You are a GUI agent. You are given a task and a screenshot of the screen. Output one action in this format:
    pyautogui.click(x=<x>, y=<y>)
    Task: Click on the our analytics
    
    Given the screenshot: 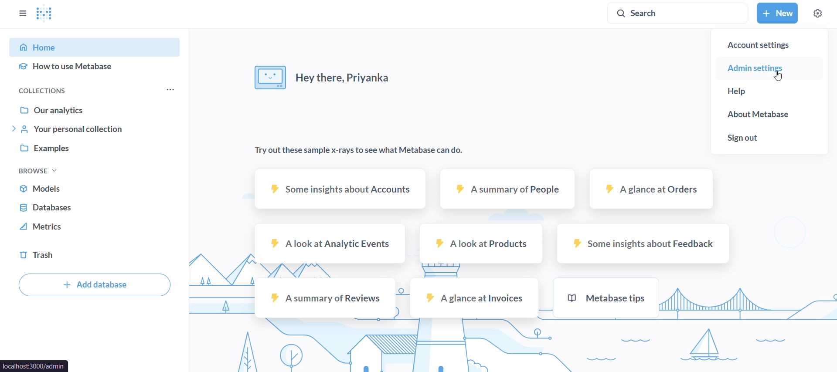 What is the action you would take?
    pyautogui.click(x=95, y=110)
    